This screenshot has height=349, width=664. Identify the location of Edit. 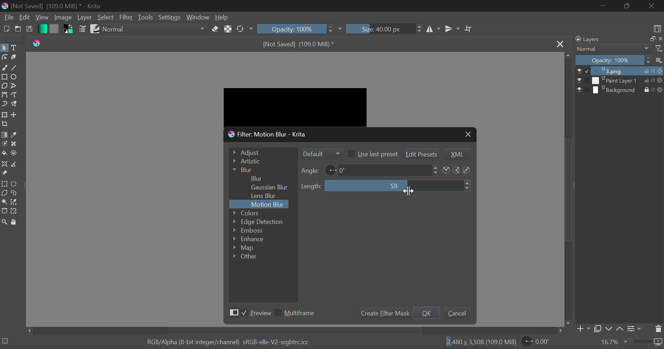
(25, 17).